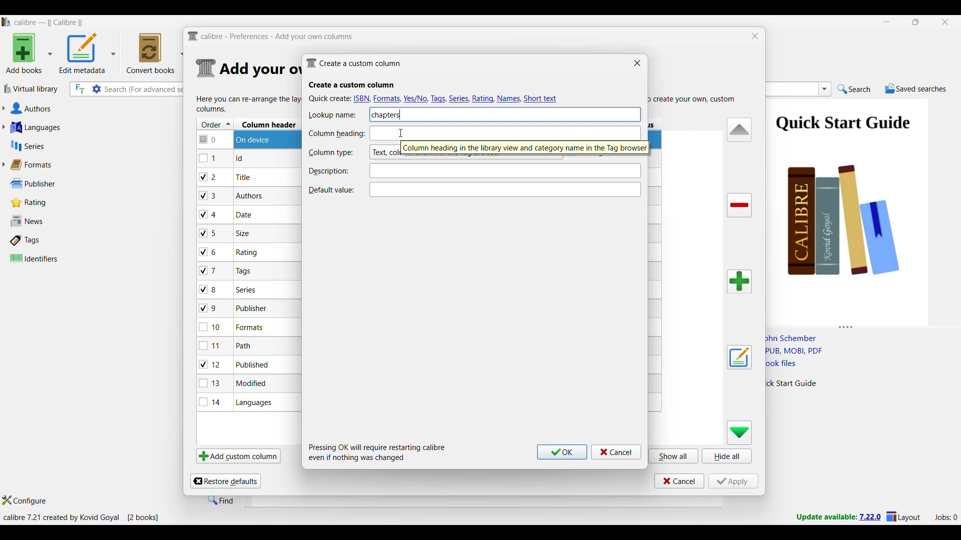 The width and height of the screenshot is (961, 540). Describe the element at coordinates (887, 22) in the screenshot. I see `Minimize` at that location.